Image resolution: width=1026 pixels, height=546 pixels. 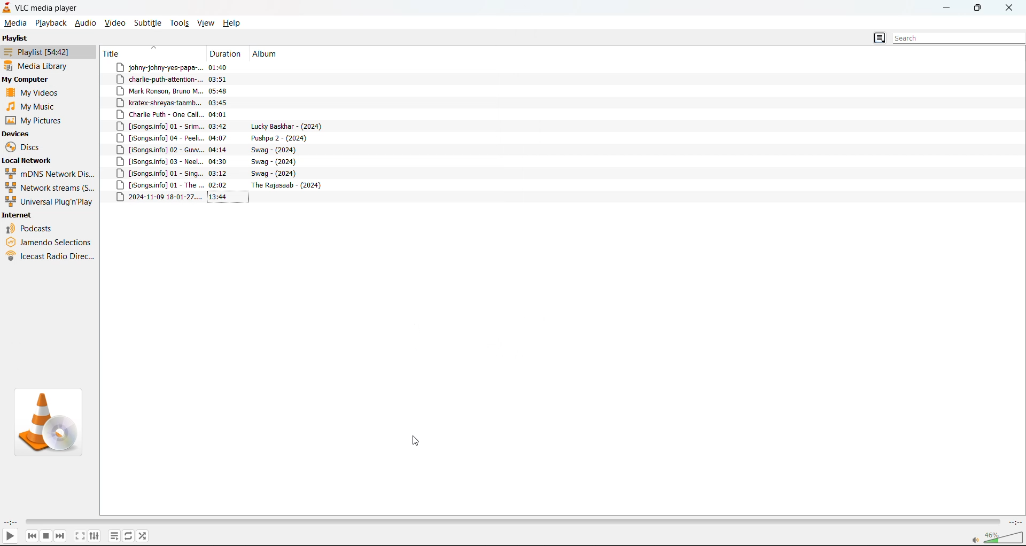 I want to click on album, so click(x=265, y=54).